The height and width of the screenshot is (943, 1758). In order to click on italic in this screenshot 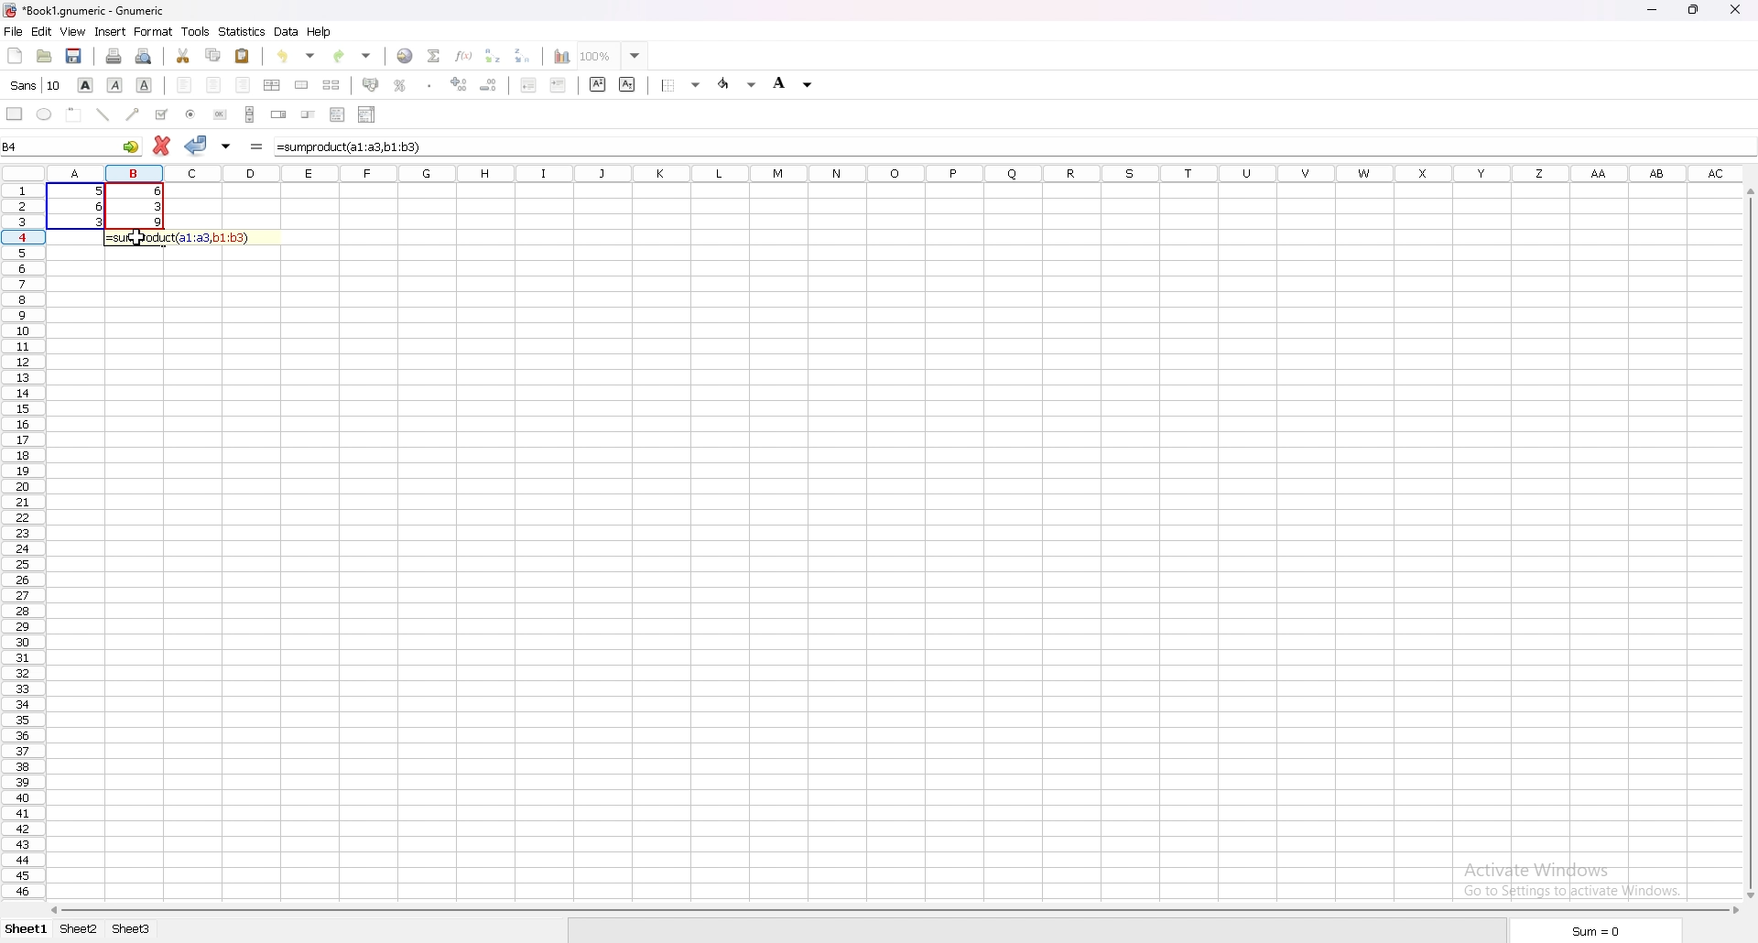, I will do `click(114, 86)`.